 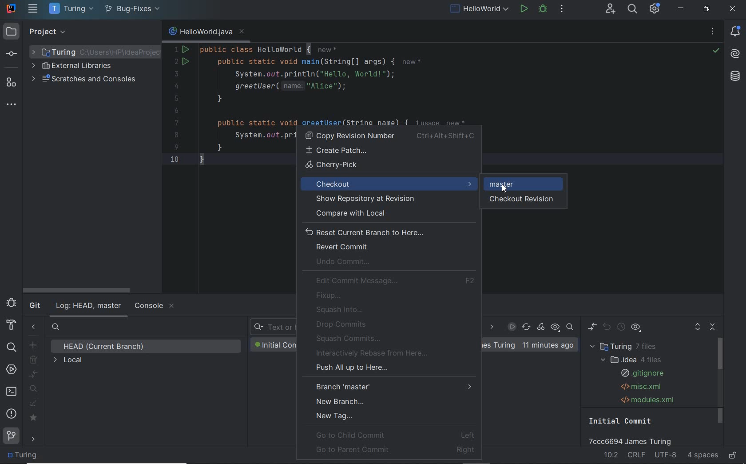 What do you see at coordinates (526, 328) in the screenshot?
I see `Refresh` at bounding box center [526, 328].